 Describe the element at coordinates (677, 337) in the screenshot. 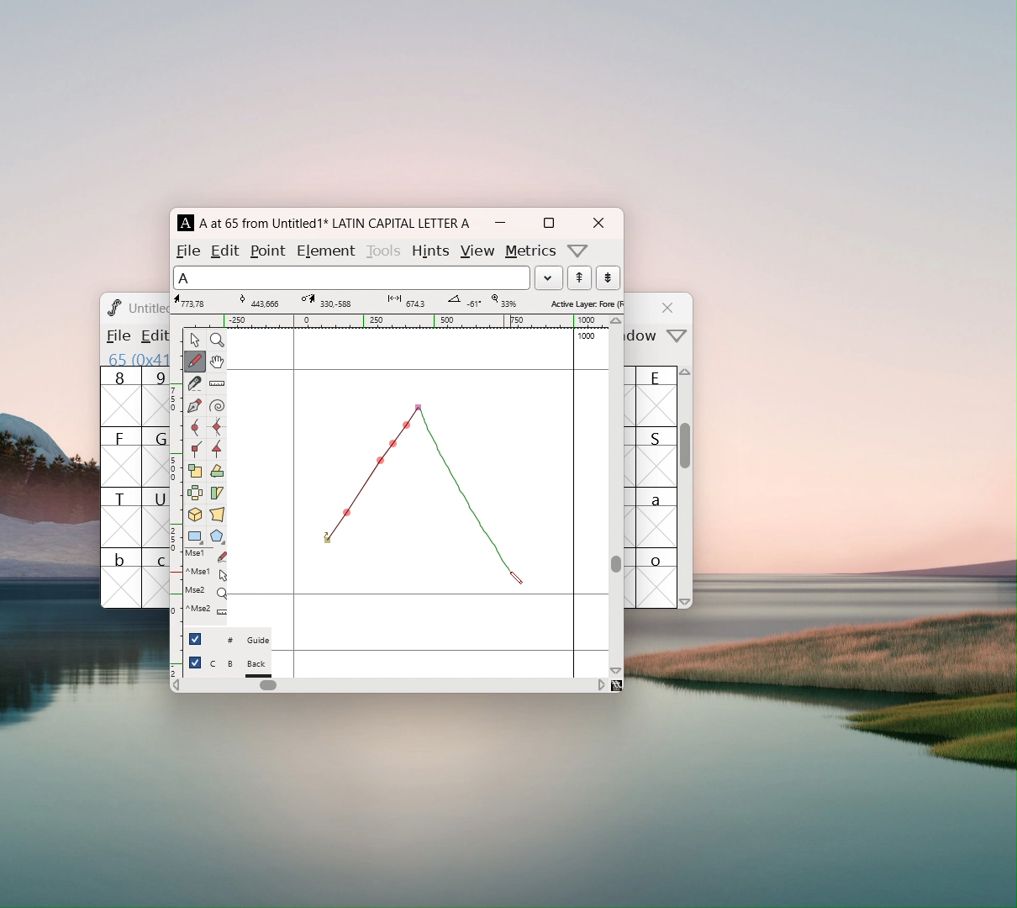

I see `more options` at that location.